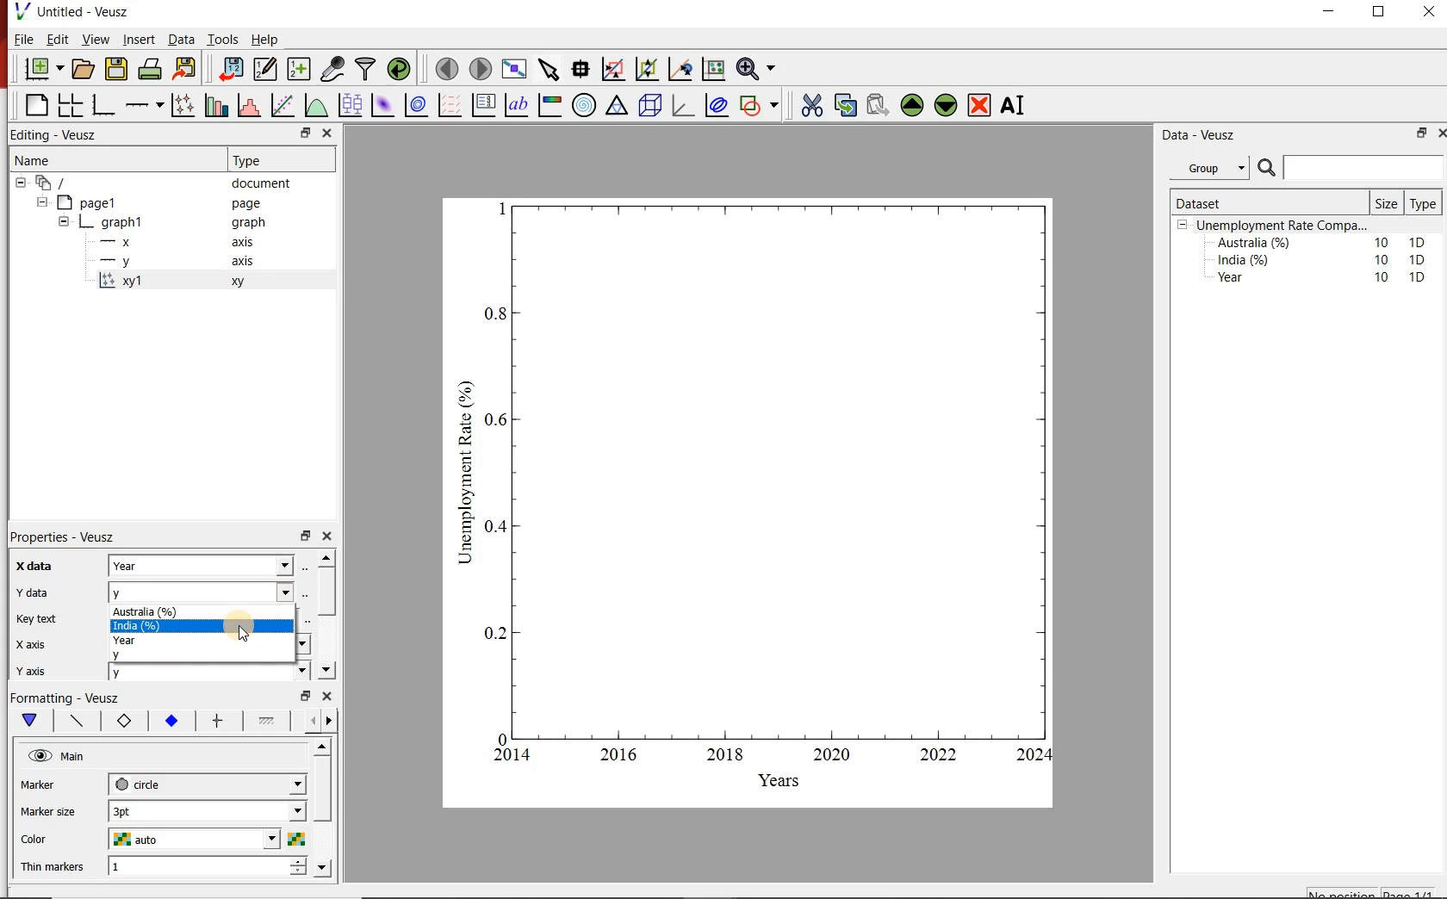 Image resolution: width=1447 pixels, height=899 pixels. What do you see at coordinates (183, 104) in the screenshot?
I see `plot points with lines and errorbars` at bounding box center [183, 104].